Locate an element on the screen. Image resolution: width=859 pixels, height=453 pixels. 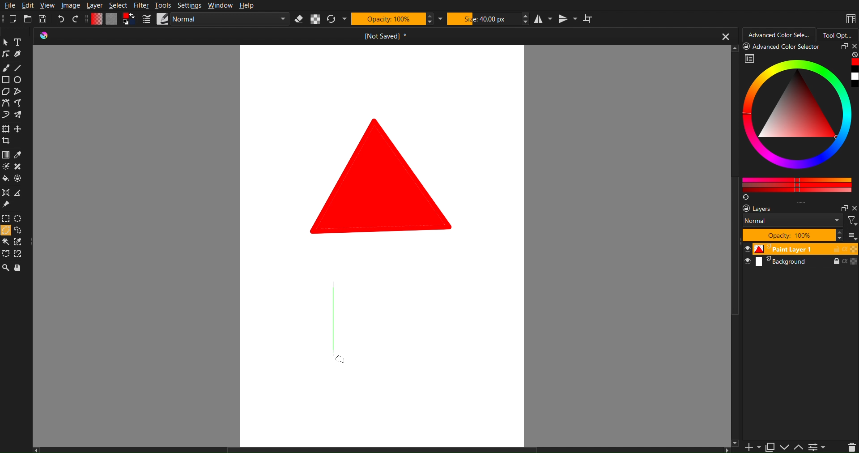
Color Settings is located at coordinates (113, 20).